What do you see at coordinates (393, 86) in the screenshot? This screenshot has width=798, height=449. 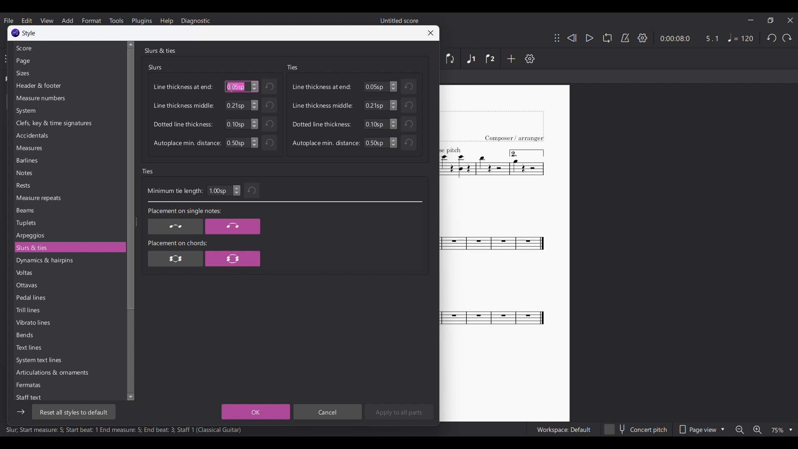 I see `Increase/Decrease Line thickness at end` at bounding box center [393, 86].